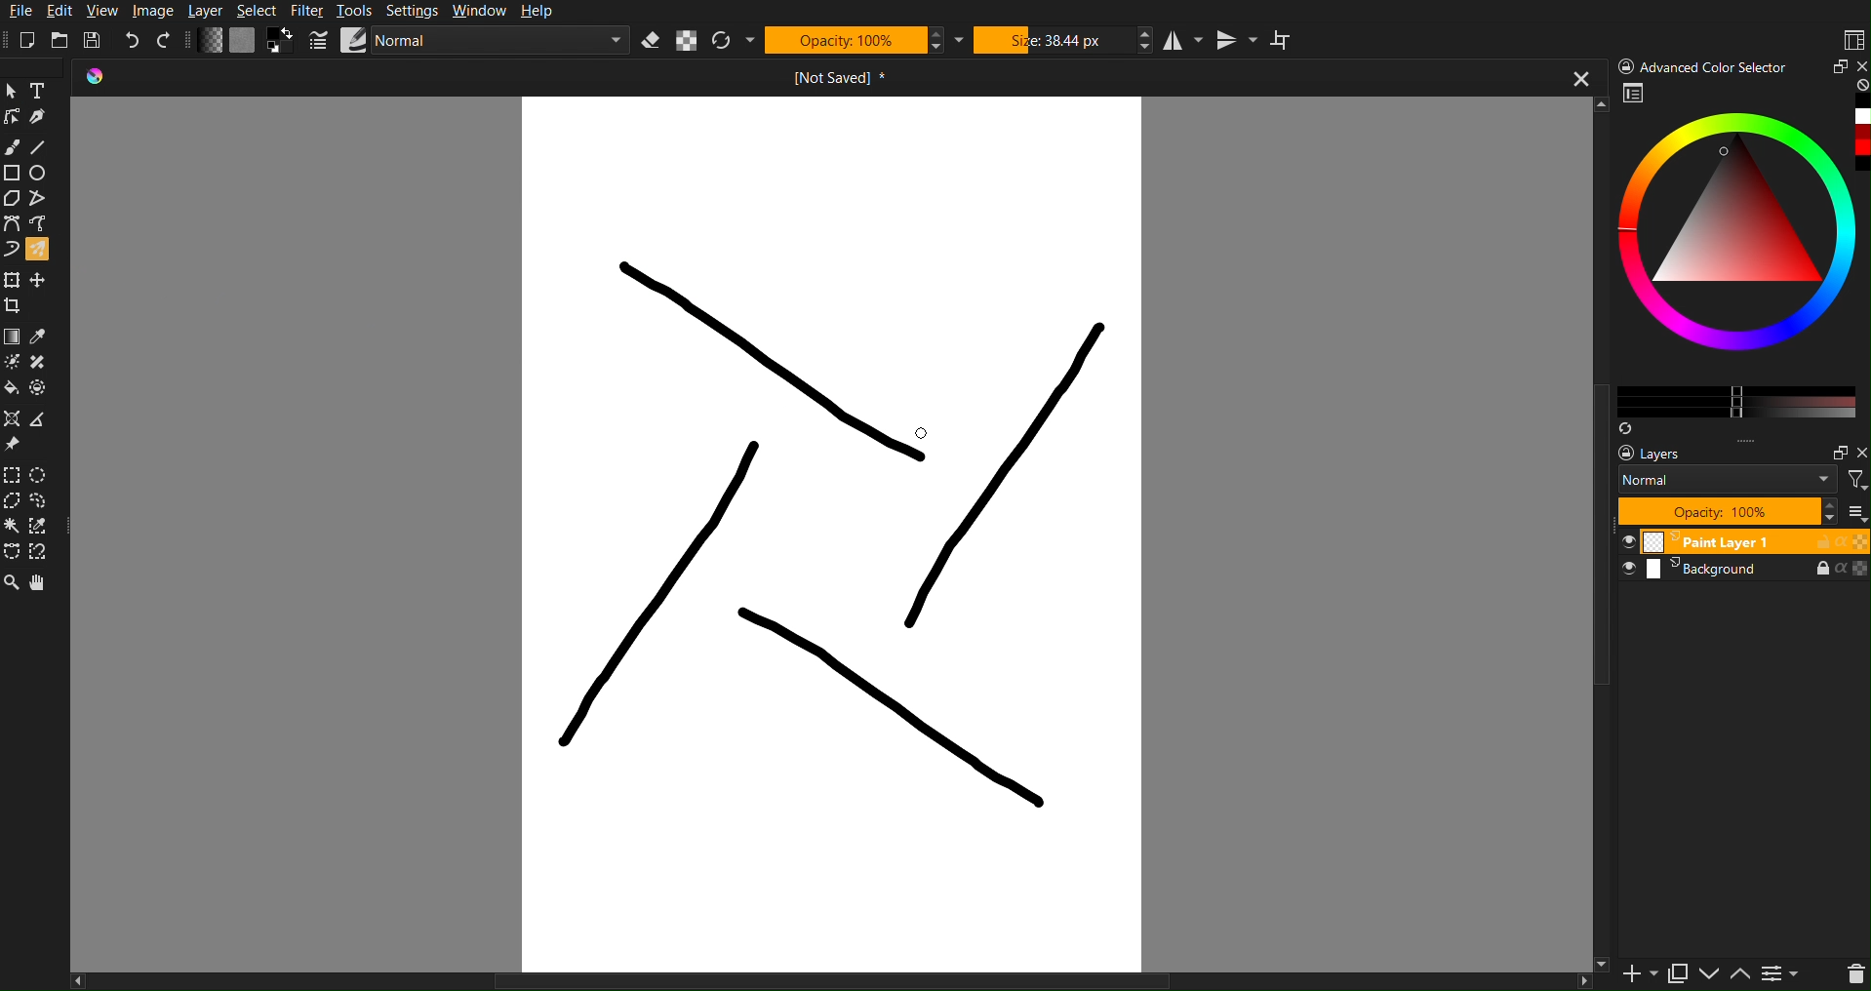 The height and width of the screenshot is (991, 1871). I want to click on Settings, so click(416, 11).